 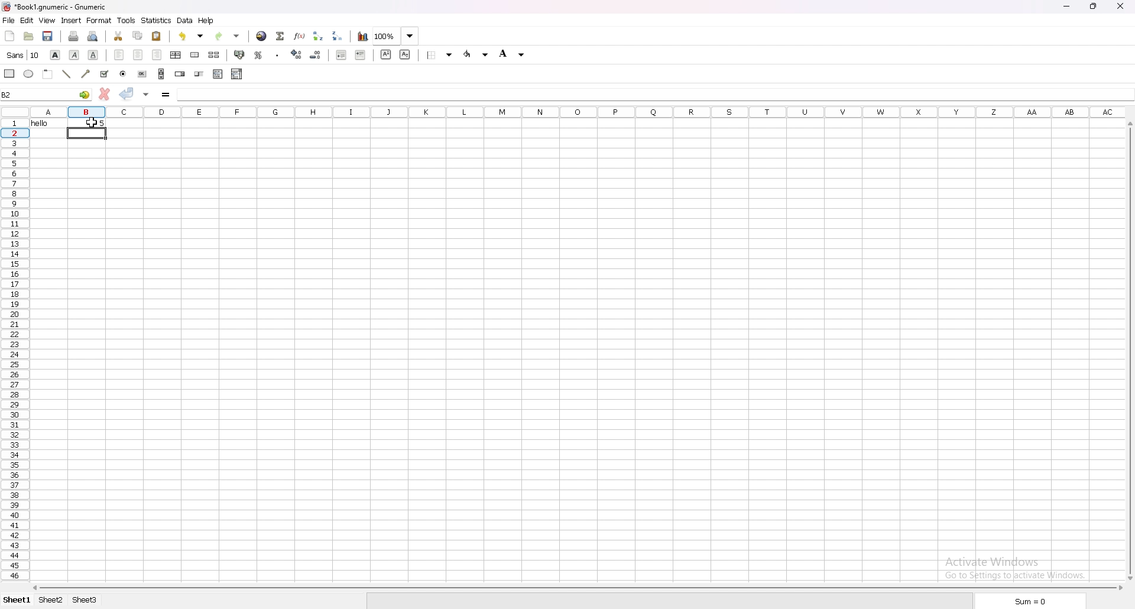 What do you see at coordinates (318, 35) in the screenshot?
I see `sort ascending` at bounding box center [318, 35].